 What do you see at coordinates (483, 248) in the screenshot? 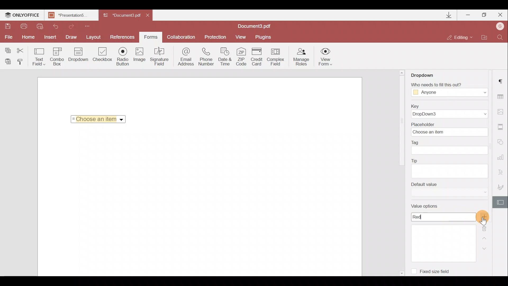
I see `Down` at bounding box center [483, 248].